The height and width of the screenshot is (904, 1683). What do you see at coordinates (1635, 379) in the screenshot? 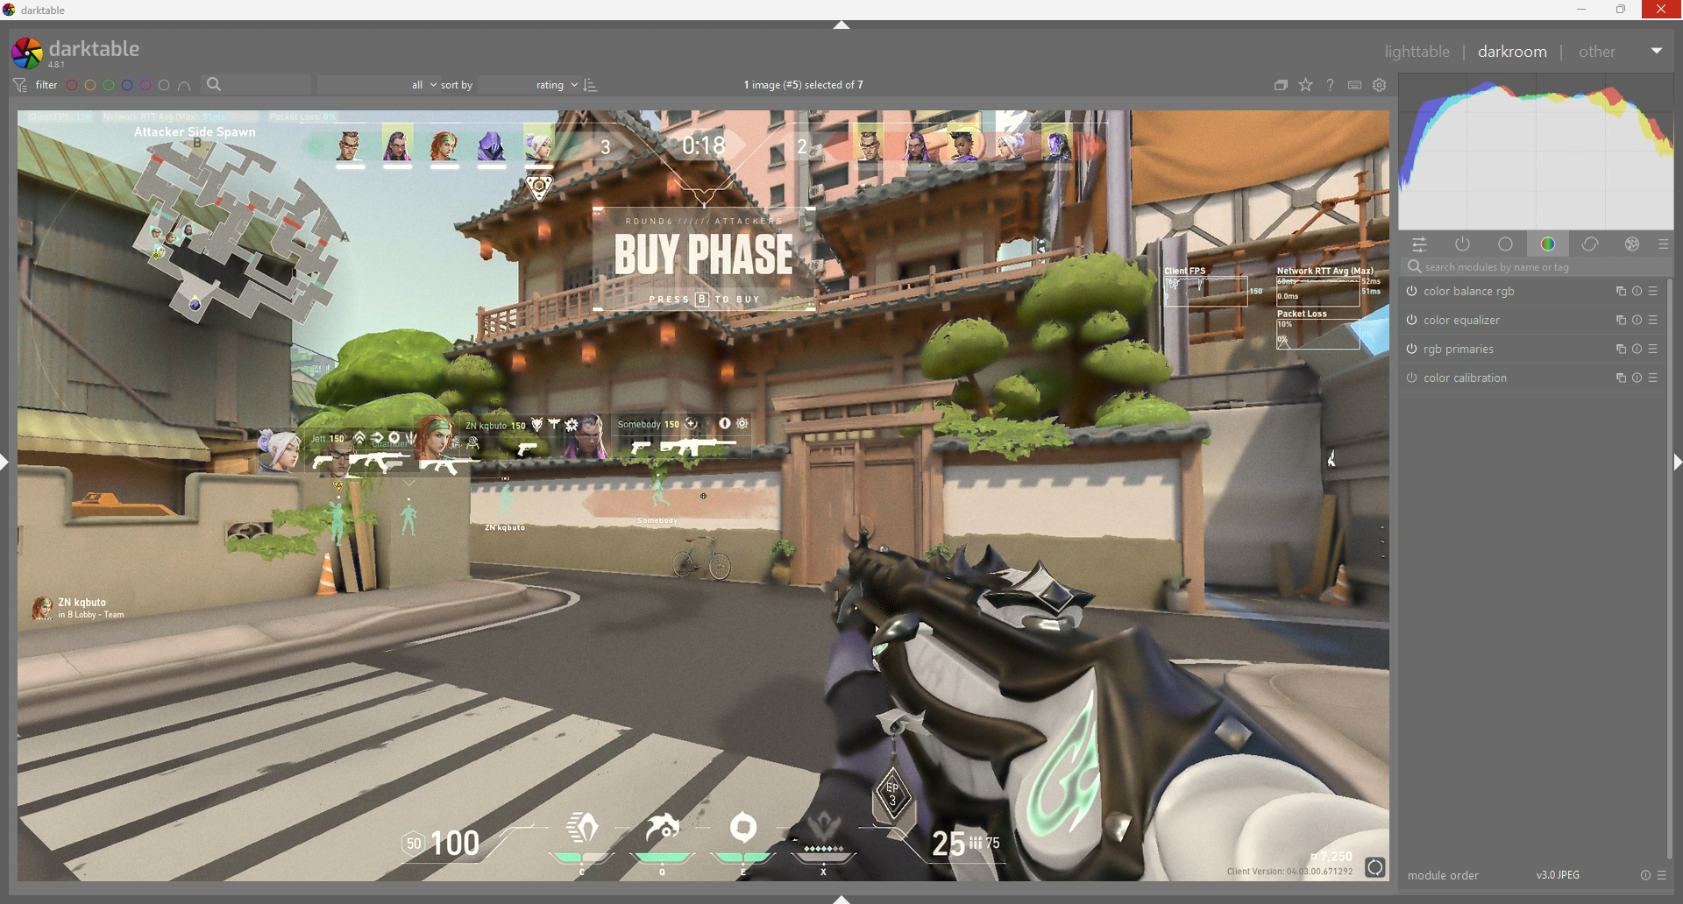
I see `reset` at bounding box center [1635, 379].